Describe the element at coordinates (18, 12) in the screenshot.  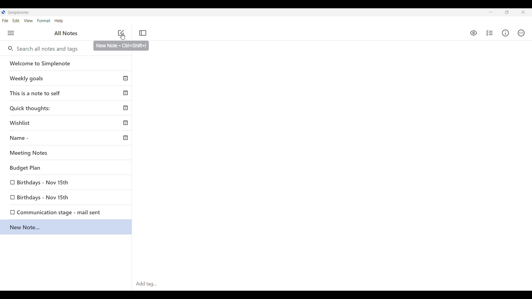
I see `Software name` at that location.